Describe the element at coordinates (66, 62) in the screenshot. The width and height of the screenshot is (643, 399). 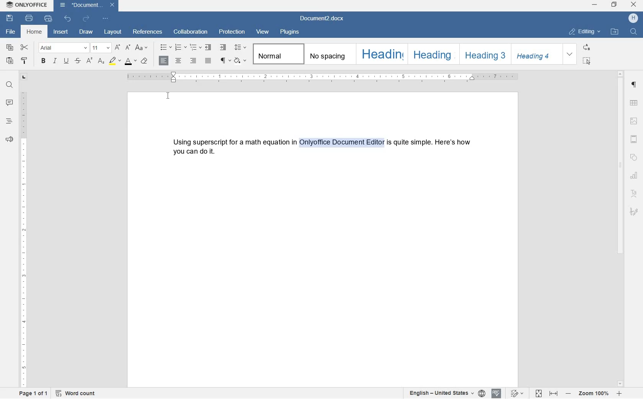
I see `underline` at that location.